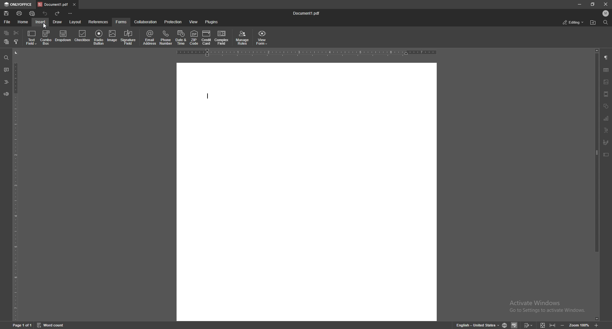 This screenshot has height=329, width=612. What do you see at coordinates (597, 325) in the screenshot?
I see `zoom in` at bounding box center [597, 325].